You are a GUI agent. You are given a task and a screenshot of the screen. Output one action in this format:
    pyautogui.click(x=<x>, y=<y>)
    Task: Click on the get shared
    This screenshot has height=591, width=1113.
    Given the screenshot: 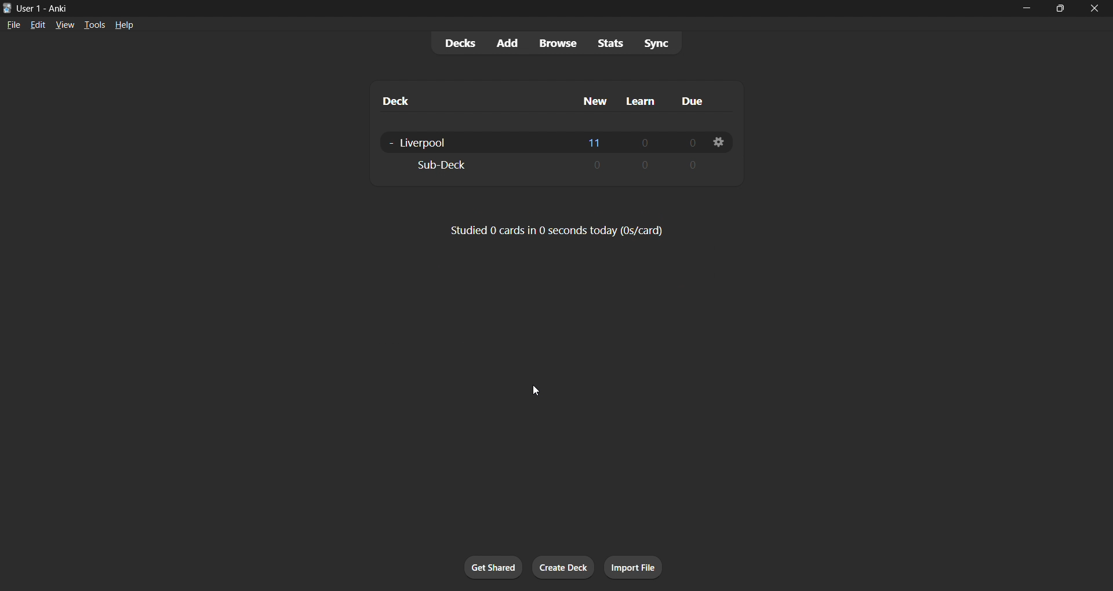 What is the action you would take?
    pyautogui.click(x=488, y=568)
    